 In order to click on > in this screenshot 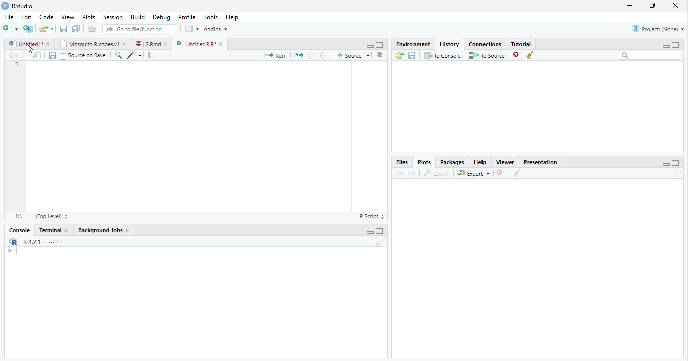, I will do `click(7, 251)`.